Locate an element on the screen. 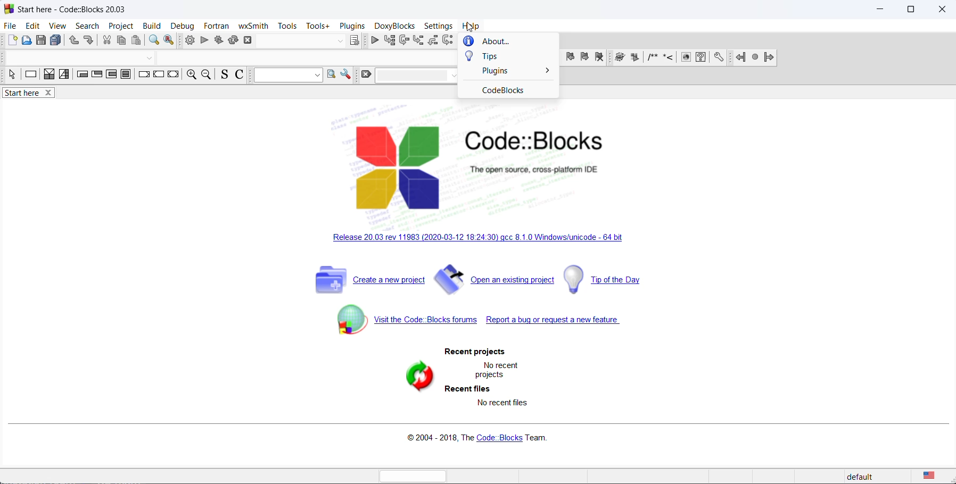 Image resolution: width=956 pixels, height=484 pixels. block instruction is located at coordinates (126, 75).